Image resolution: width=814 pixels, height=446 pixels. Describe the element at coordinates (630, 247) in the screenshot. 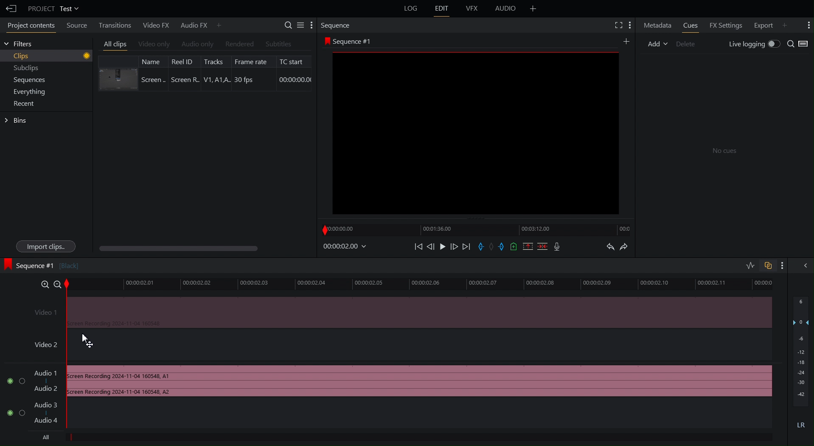

I see `Redo` at that location.